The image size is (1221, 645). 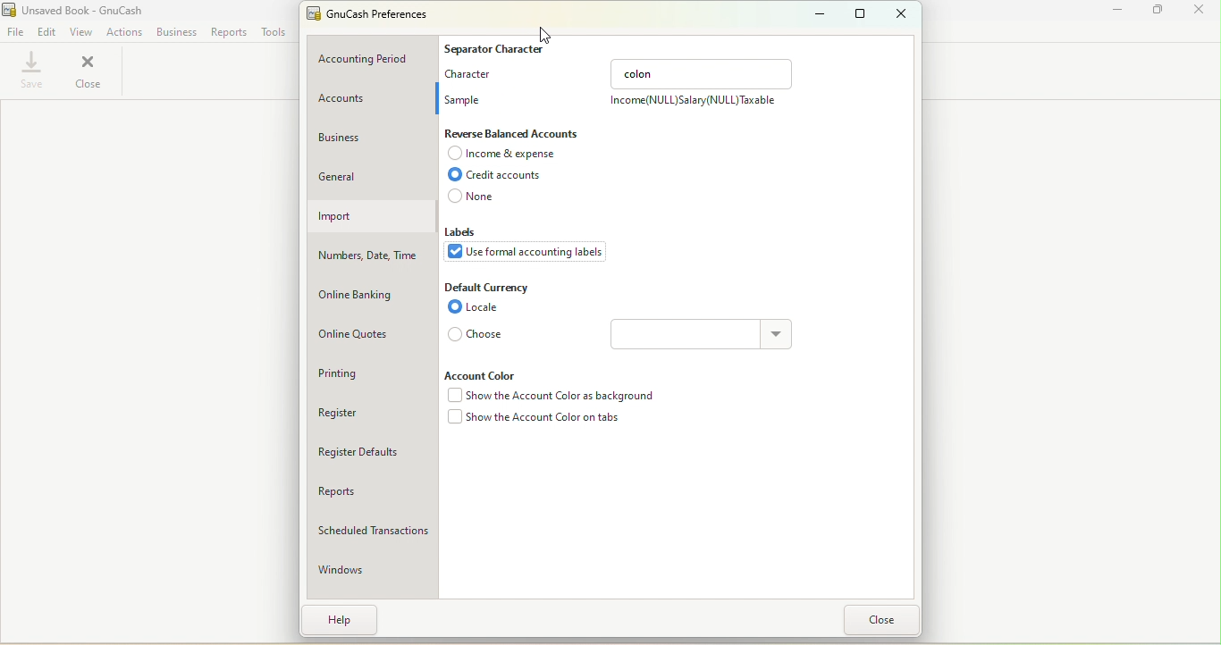 I want to click on Income (NULL) Salary (NULL) Taxable, so click(x=692, y=104).